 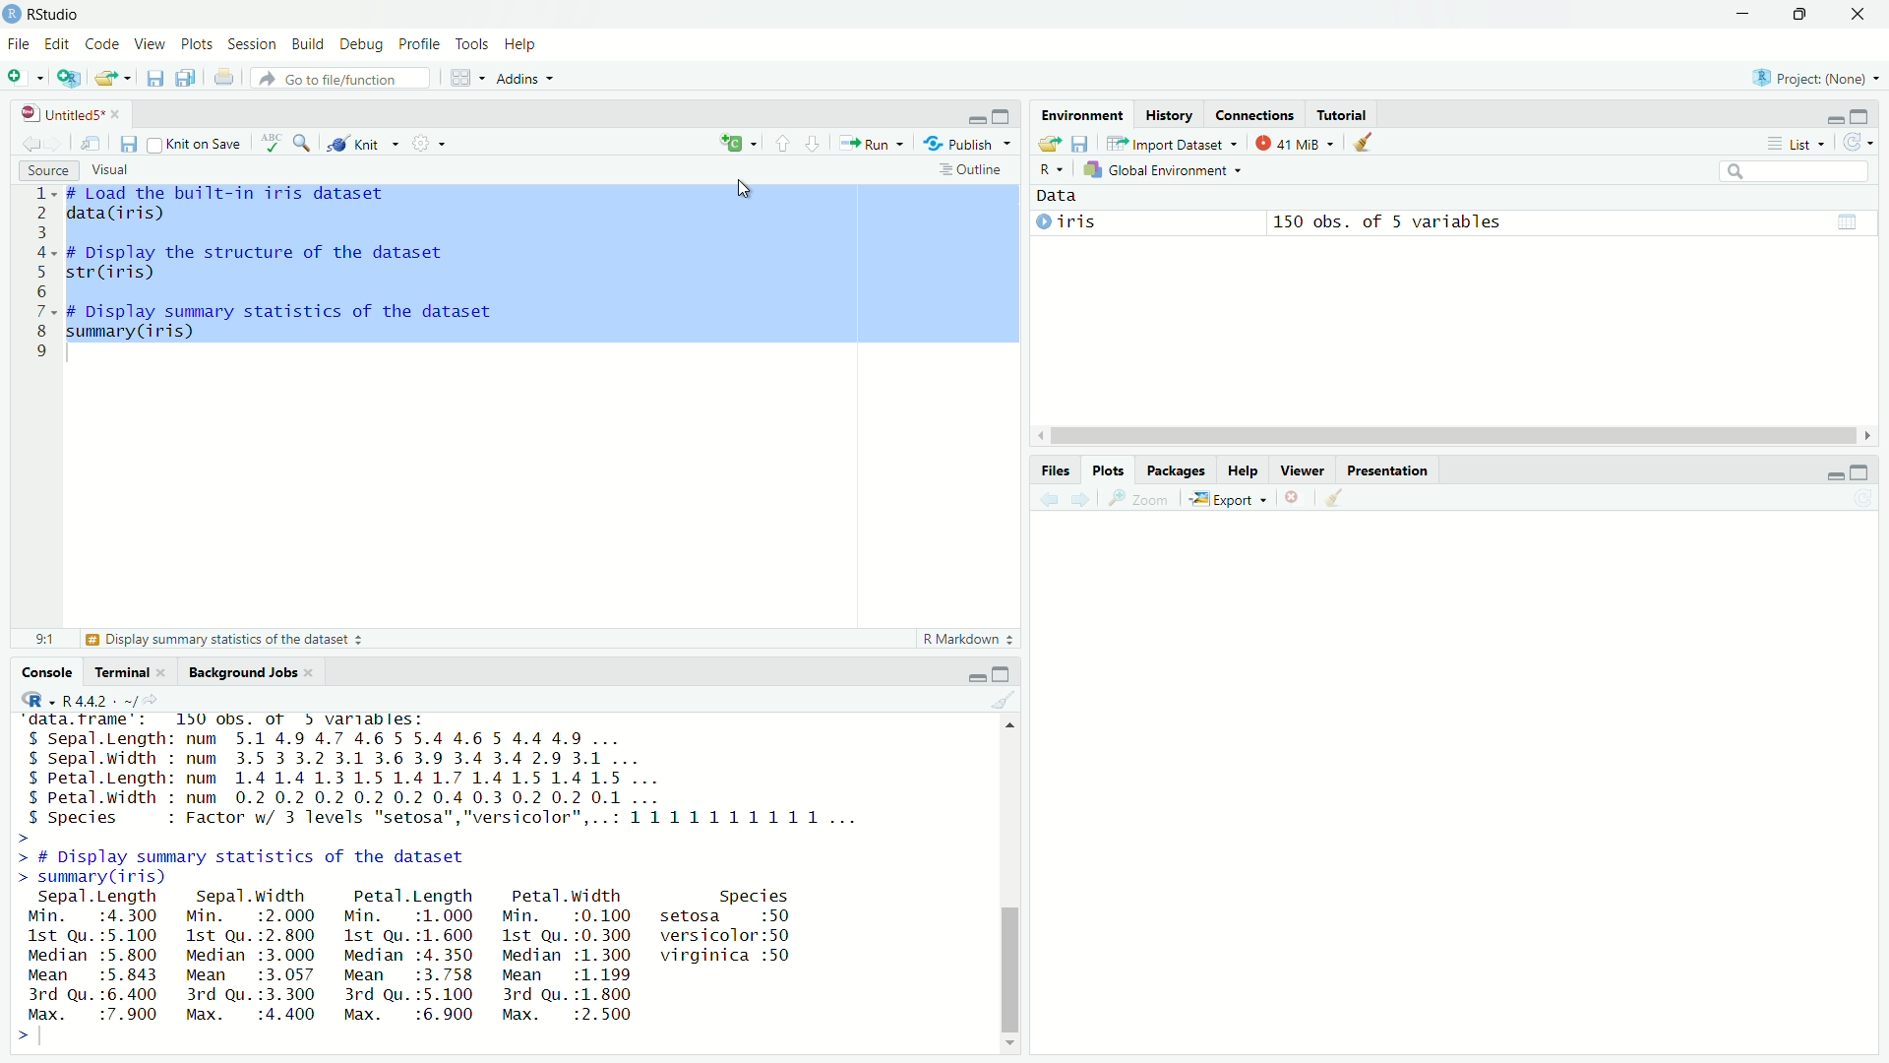 What do you see at coordinates (134, 672) in the screenshot?
I see `Terminal` at bounding box center [134, 672].